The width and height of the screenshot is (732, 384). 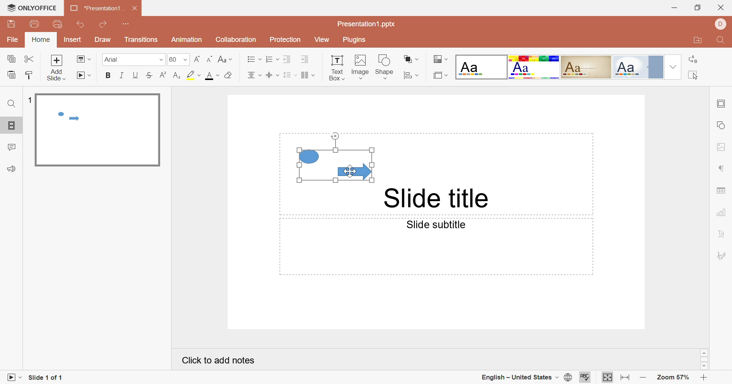 What do you see at coordinates (336, 158) in the screenshot?
I see `Grouped shapes` at bounding box center [336, 158].